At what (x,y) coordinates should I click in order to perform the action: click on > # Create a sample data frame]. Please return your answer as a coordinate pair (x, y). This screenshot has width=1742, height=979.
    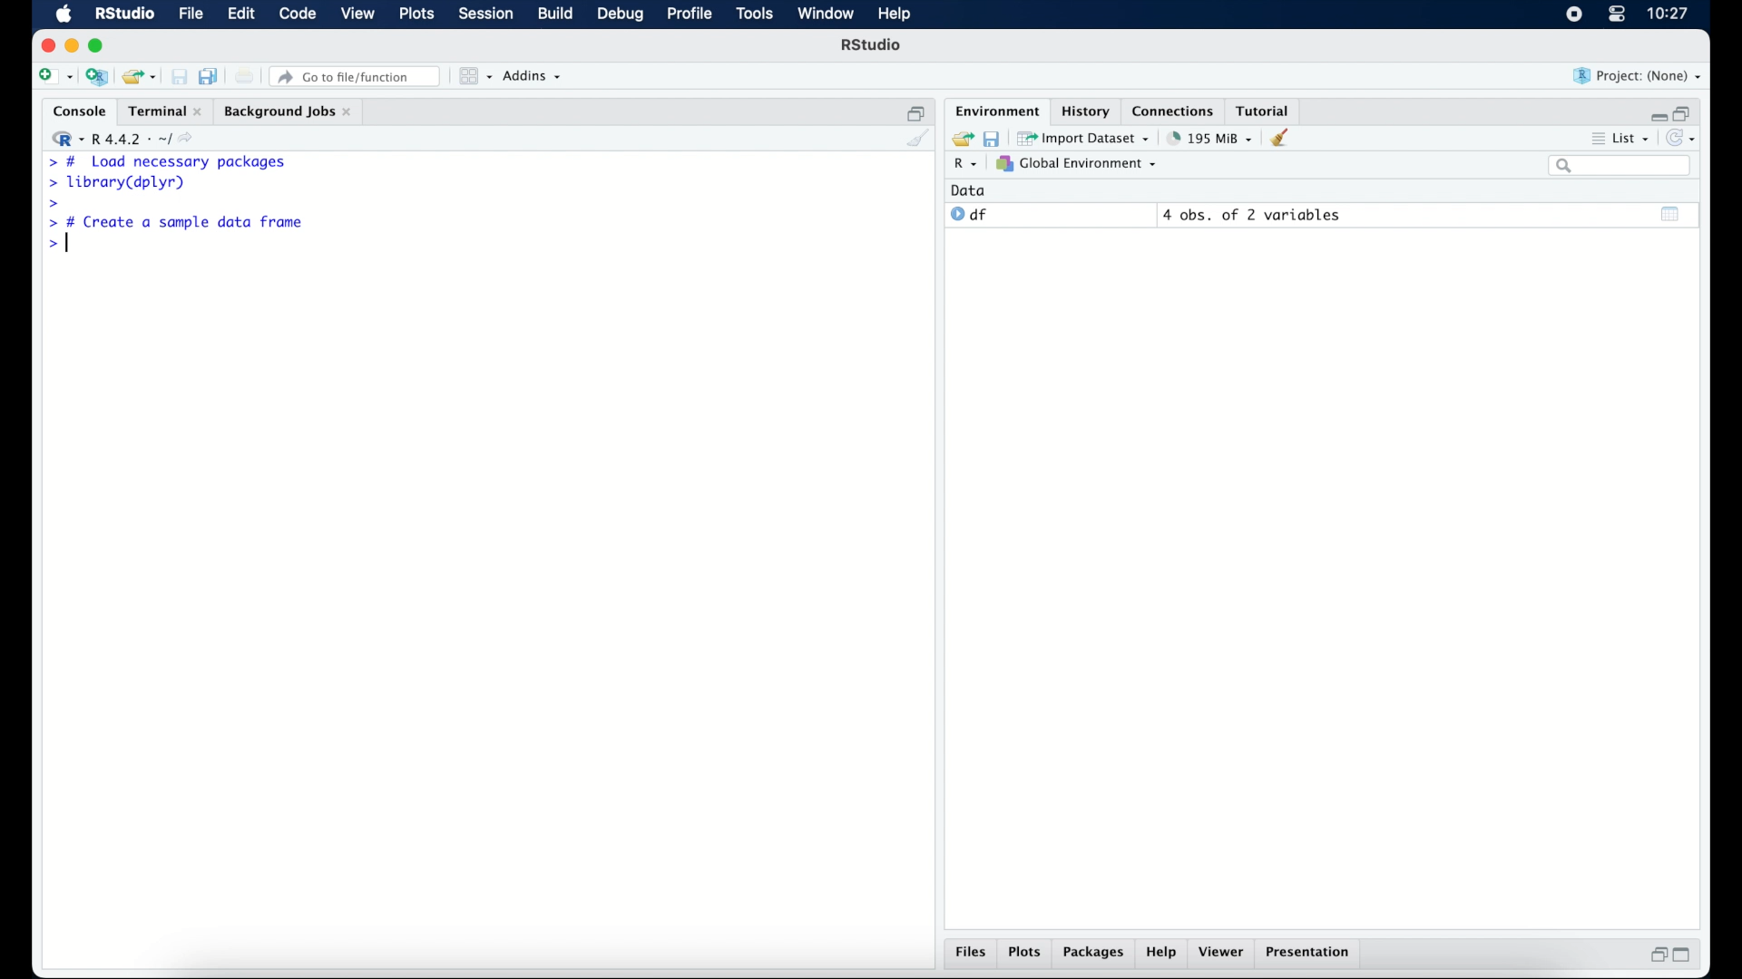
    Looking at the image, I should click on (180, 224).